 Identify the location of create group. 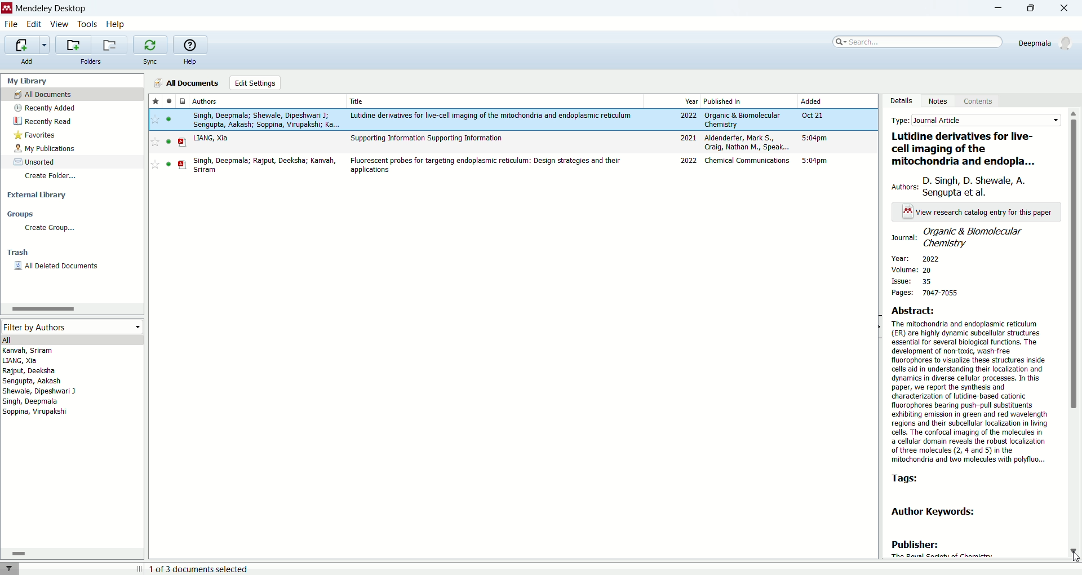
(51, 228).